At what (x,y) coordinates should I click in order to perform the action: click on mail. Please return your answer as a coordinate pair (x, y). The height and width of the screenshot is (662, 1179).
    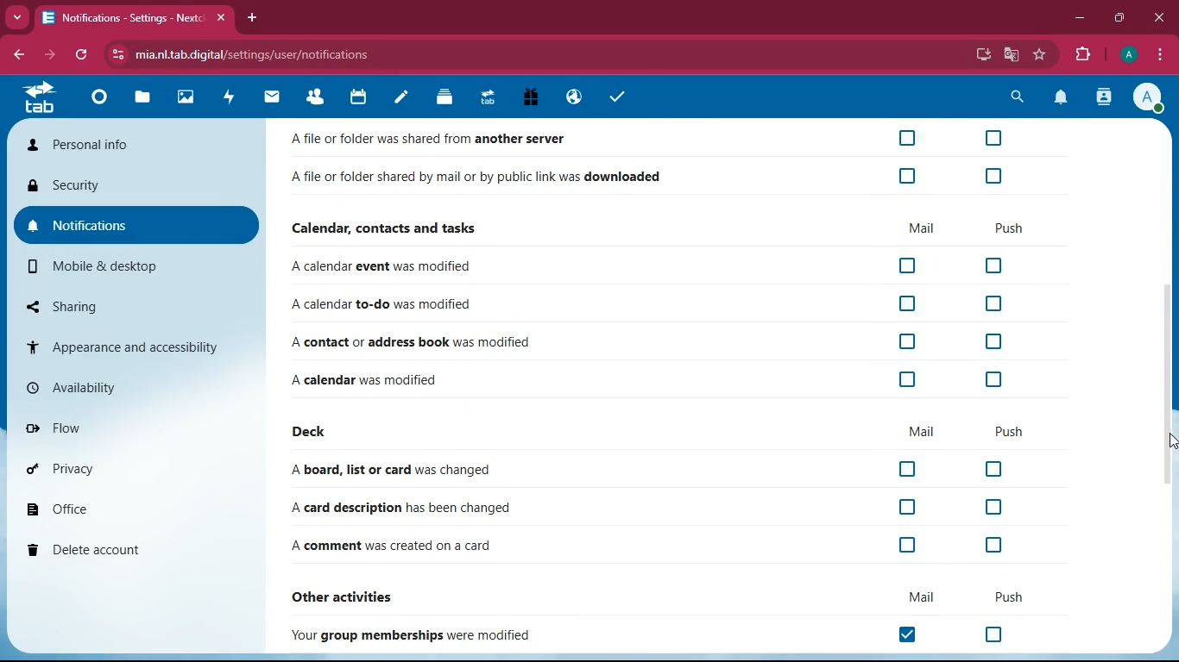
    Looking at the image, I should click on (272, 97).